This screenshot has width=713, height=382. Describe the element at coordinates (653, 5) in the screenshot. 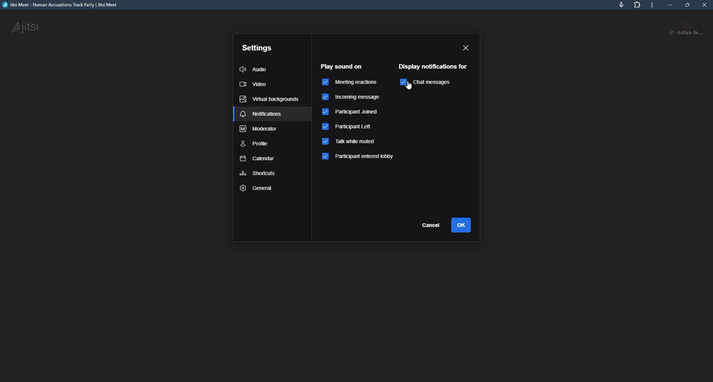

I see `more` at that location.